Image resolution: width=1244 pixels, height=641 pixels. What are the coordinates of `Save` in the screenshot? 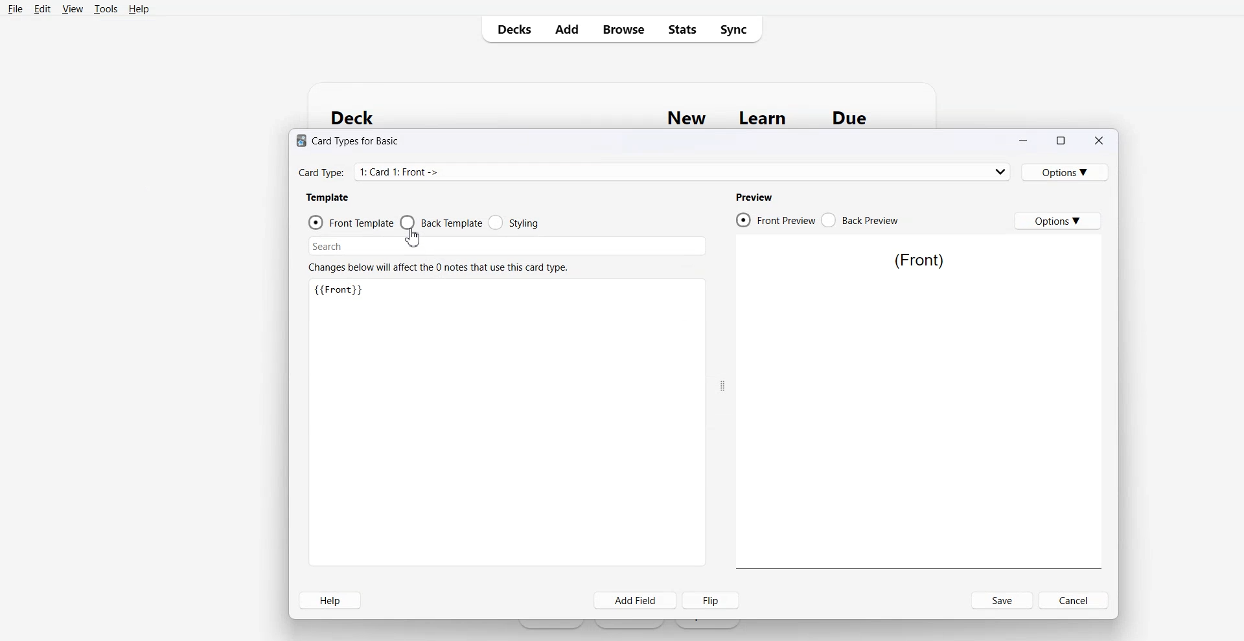 It's located at (1002, 600).